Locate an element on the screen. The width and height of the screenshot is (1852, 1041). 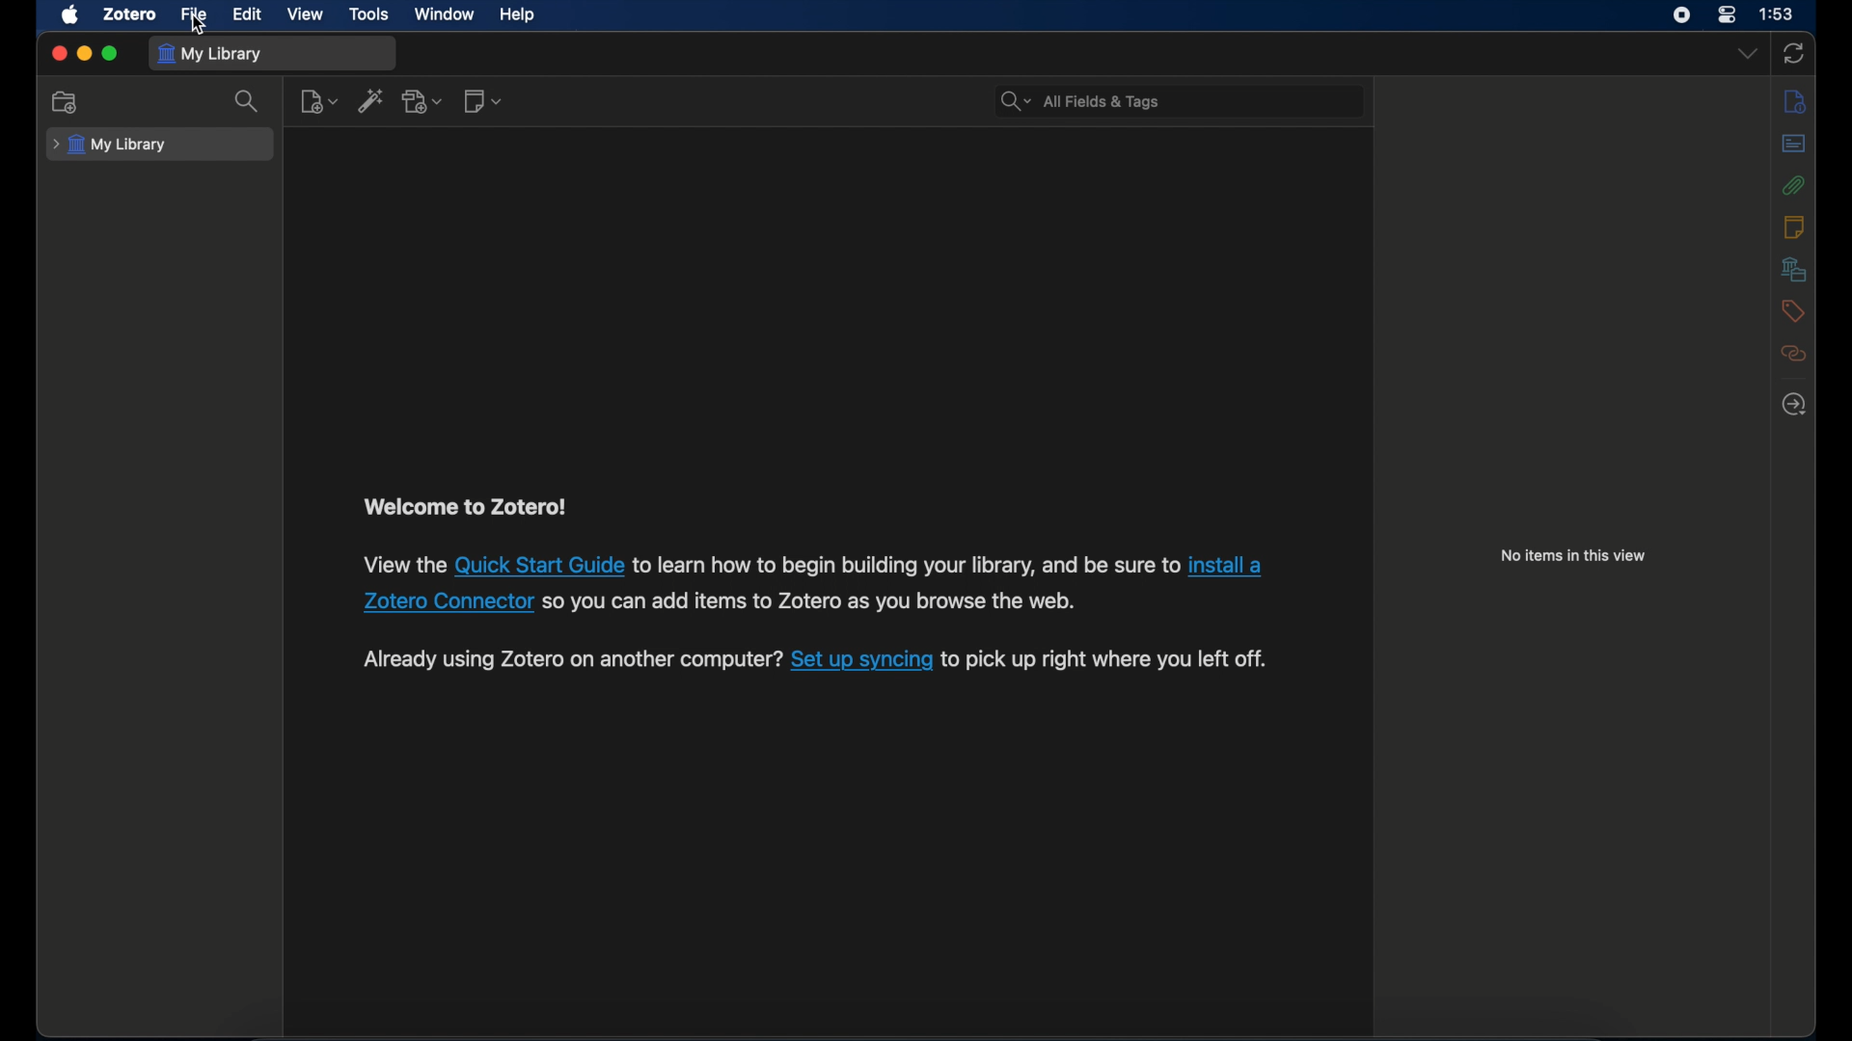
tags is located at coordinates (1793, 309).